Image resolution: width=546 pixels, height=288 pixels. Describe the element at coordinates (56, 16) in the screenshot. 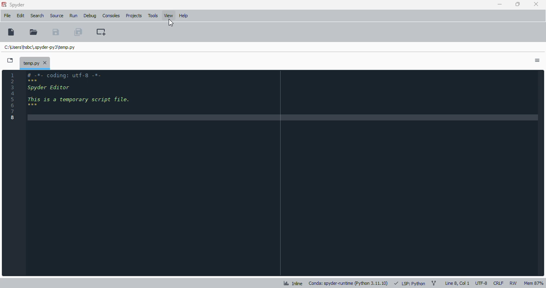

I see `source` at that location.